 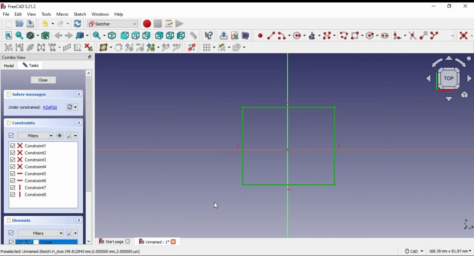 What do you see at coordinates (177, 47) in the screenshot?
I see `join curves` at bounding box center [177, 47].